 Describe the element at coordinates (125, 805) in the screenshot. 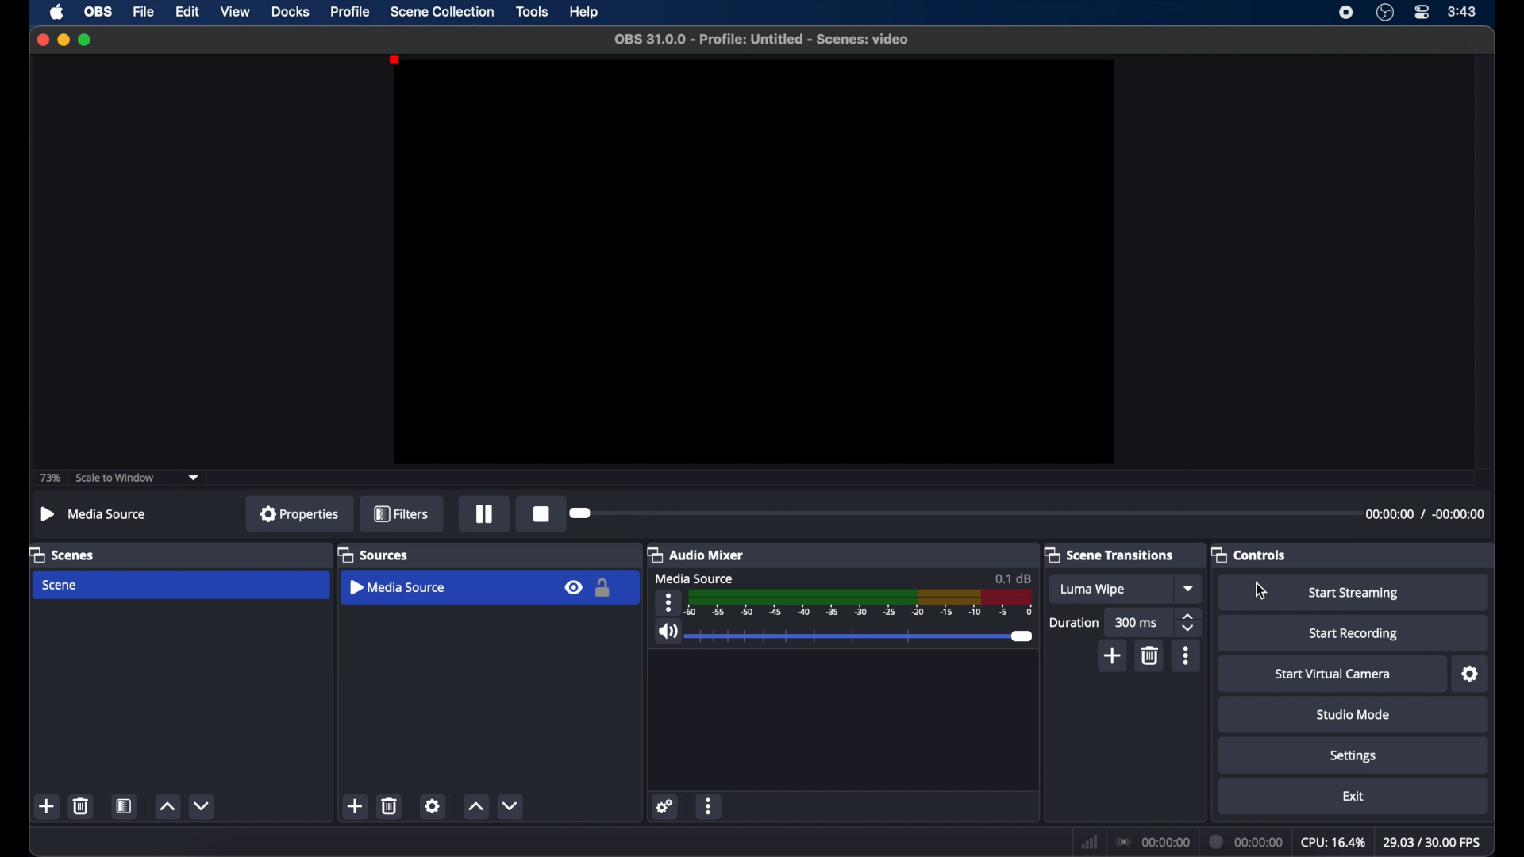

I see `scene filters` at that location.